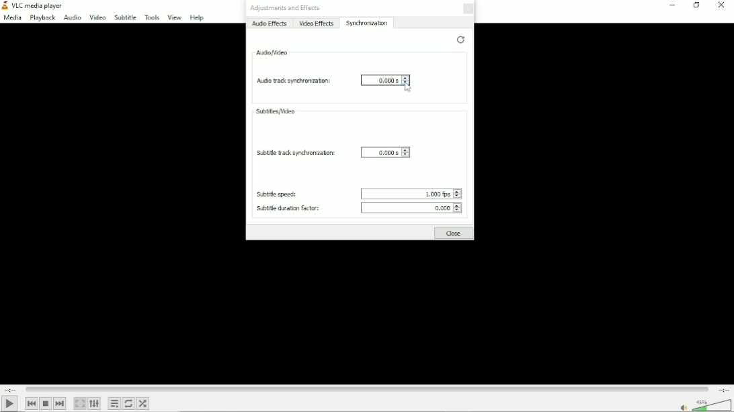 Image resolution: width=734 pixels, height=412 pixels. Describe the element at coordinates (80, 403) in the screenshot. I see `Toggle video in fullscreen` at that location.